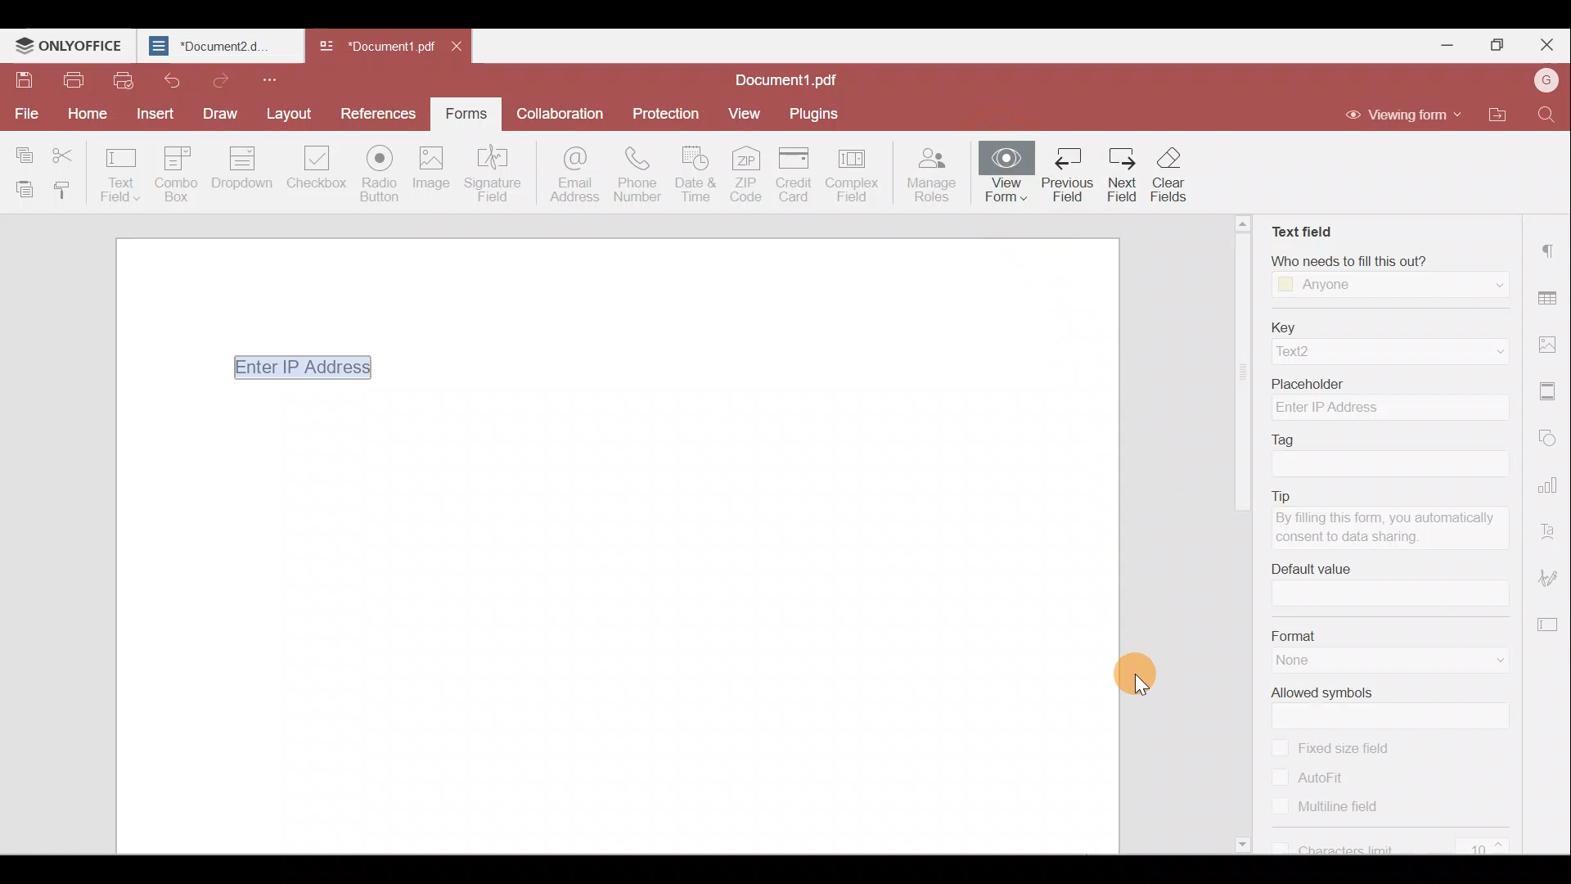  Describe the element at coordinates (1551, 484) in the screenshot. I see `Chart settings` at that location.